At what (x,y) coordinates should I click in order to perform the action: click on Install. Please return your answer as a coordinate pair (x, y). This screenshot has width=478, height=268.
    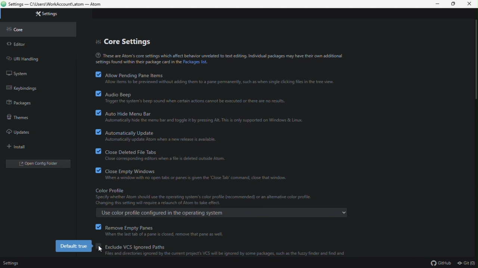
    Looking at the image, I should click on (35, 146).